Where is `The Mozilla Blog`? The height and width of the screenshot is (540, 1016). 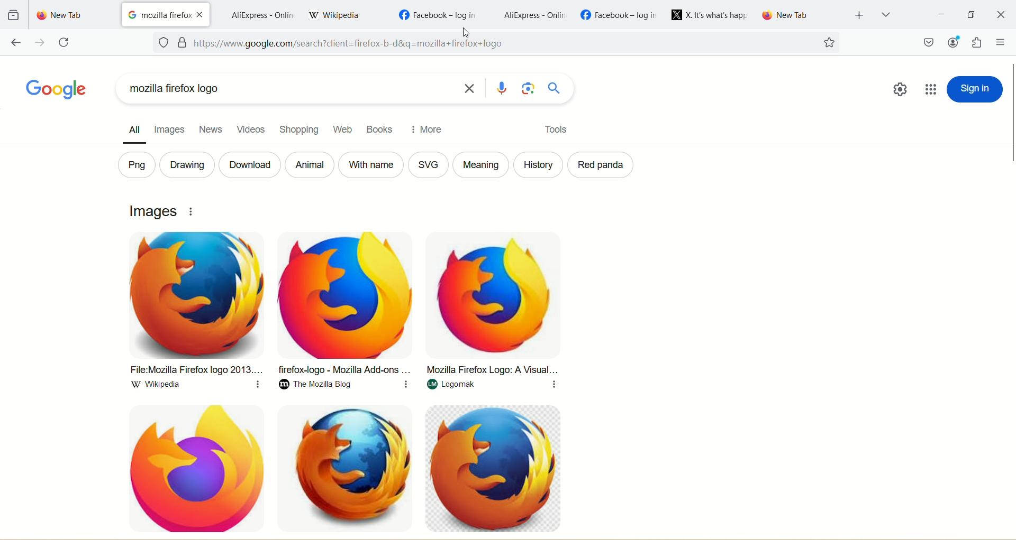 The Mozilla Blog is located at coordinates (347, 387).